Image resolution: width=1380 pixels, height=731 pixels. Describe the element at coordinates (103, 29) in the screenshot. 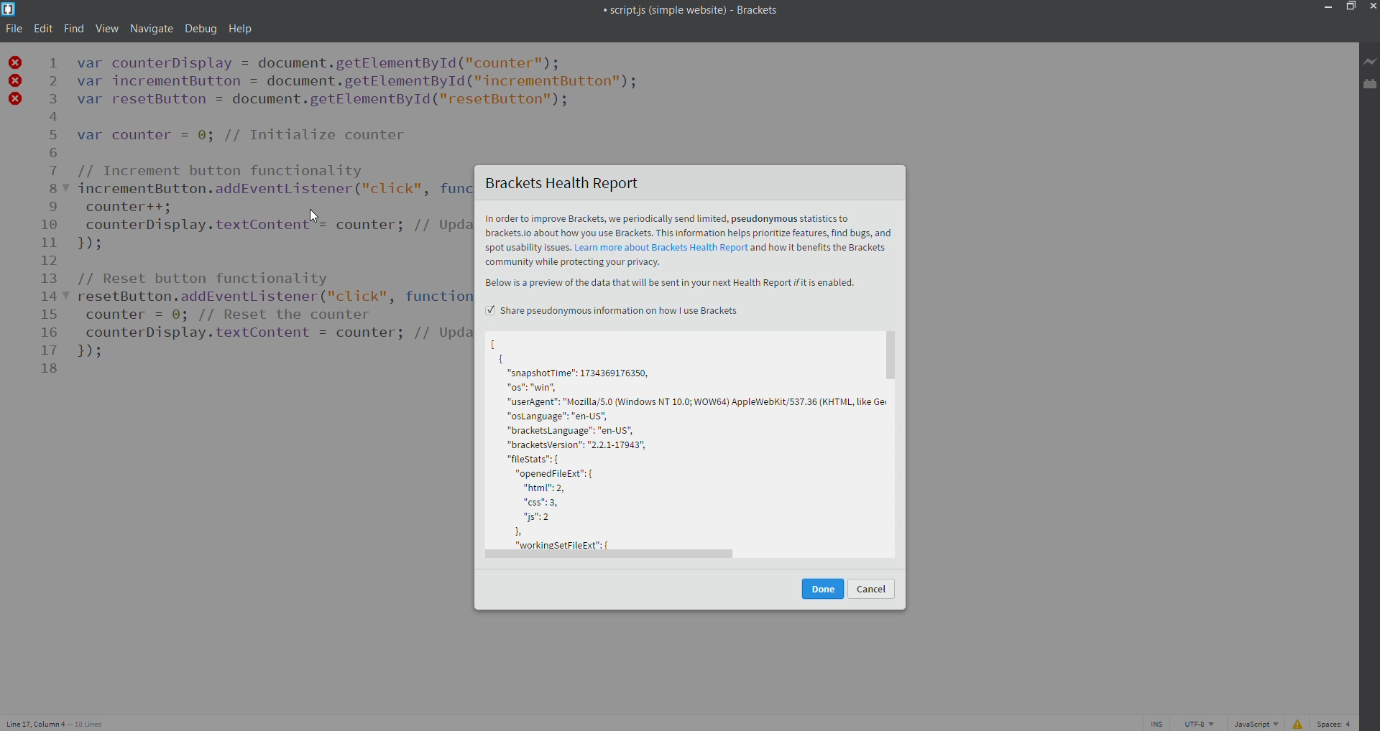

I see `view` at that location.